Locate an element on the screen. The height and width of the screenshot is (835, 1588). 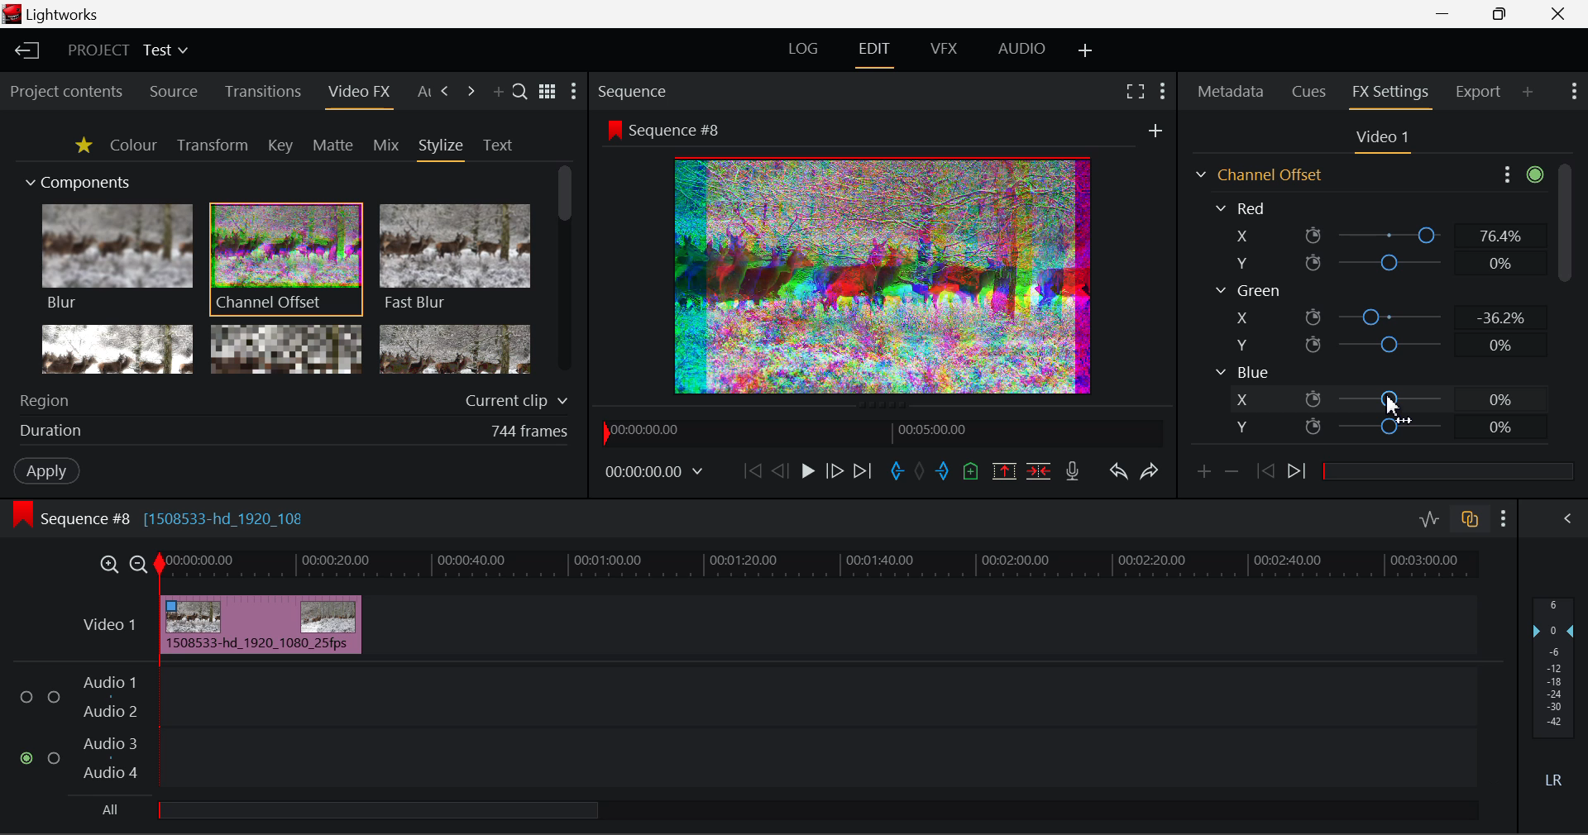
Frame Duration is located at coordinates (294, 432).